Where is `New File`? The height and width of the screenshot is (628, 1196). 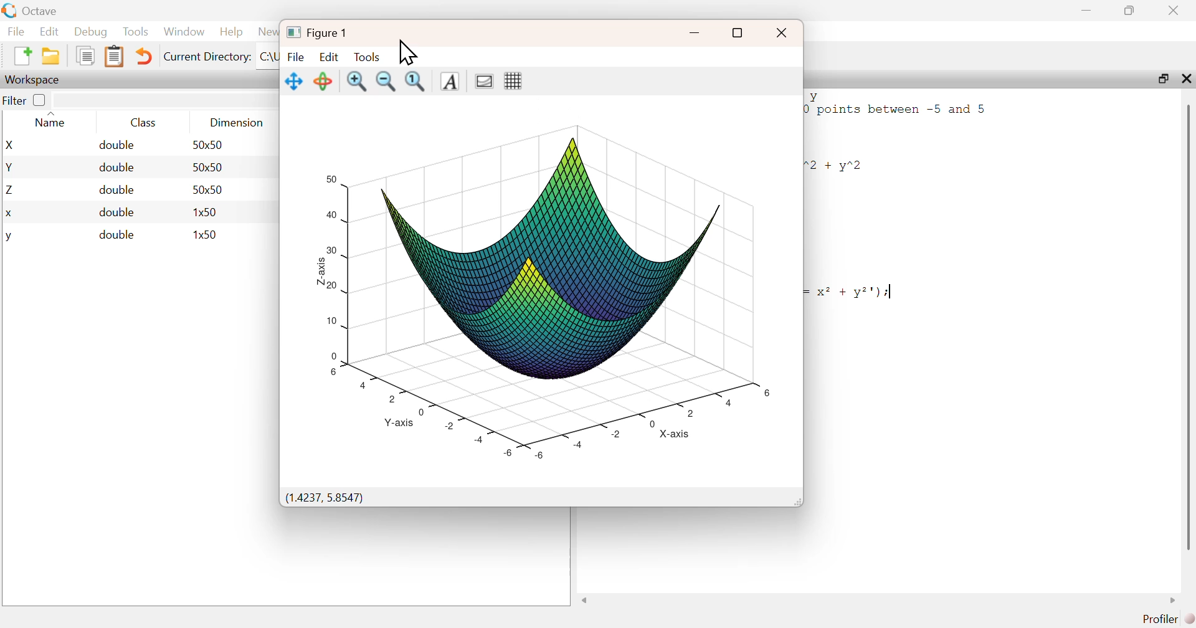
New File is located at coordinates (22, 56).